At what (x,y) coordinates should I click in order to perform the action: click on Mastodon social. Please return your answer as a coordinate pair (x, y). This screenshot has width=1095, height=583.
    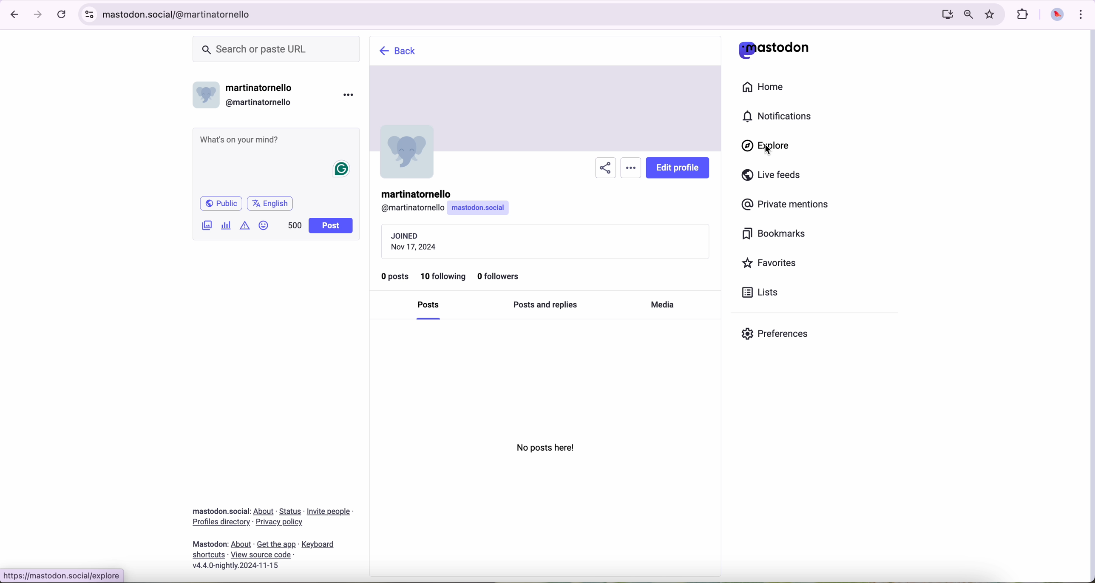
    Looking at the image, I should click on (219, 511).